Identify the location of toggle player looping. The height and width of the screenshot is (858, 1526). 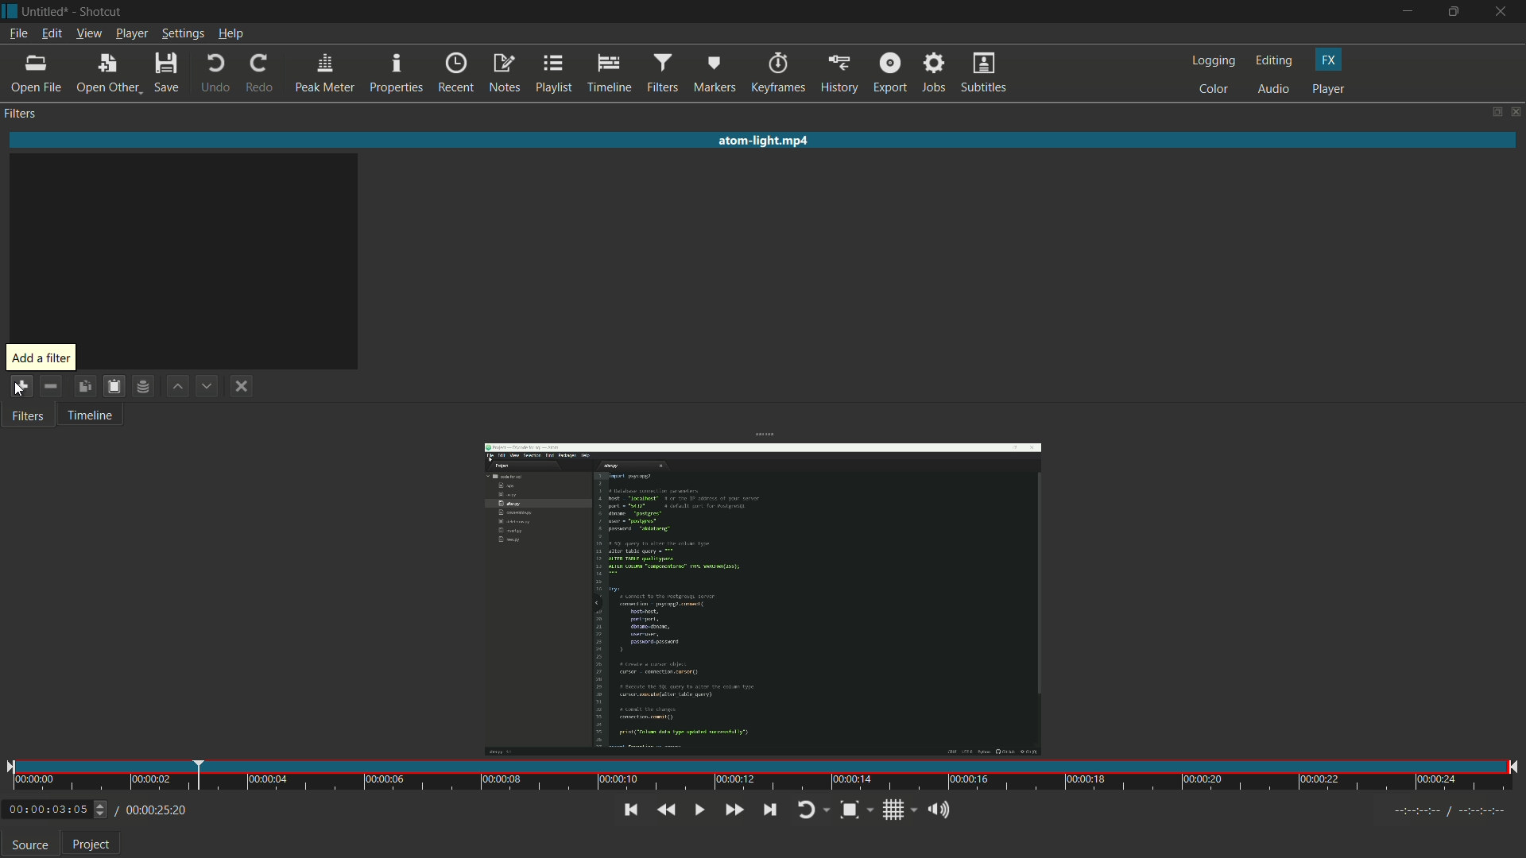
(807, 810).